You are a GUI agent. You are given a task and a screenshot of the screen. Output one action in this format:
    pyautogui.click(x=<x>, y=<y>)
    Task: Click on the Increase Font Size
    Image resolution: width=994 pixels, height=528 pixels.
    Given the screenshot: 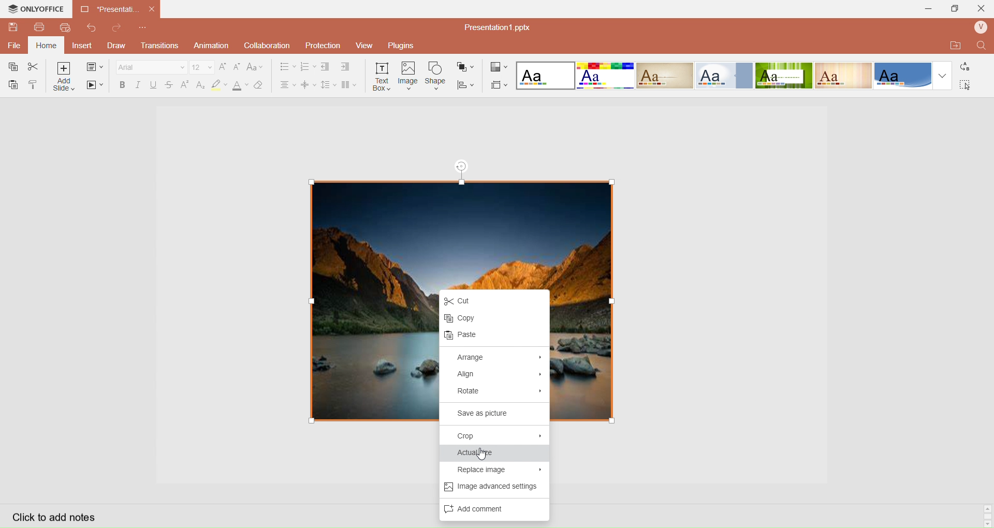 What is the action you would take?
    pyautogui.click(x=222, y=66)
    